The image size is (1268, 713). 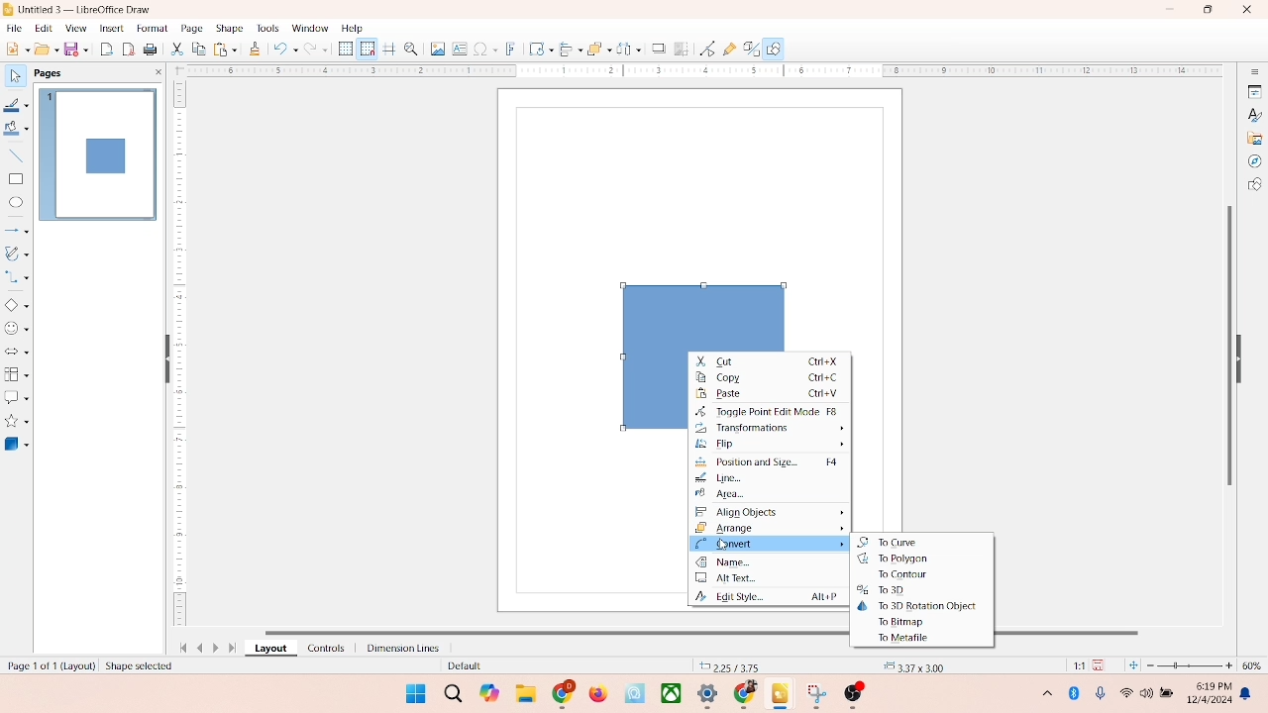 I want to click on horizontal scroll bar, so click(x=529, y=631).